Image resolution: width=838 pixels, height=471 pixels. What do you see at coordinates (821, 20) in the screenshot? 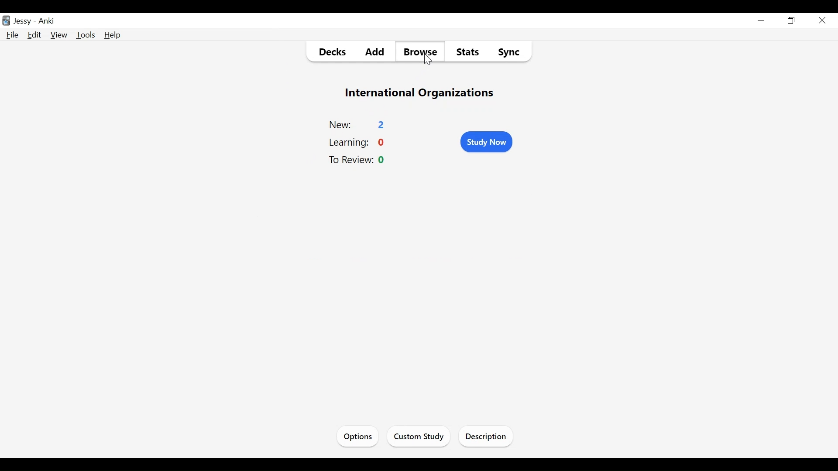
I see `Cursor` at bounding box center [821, 20].